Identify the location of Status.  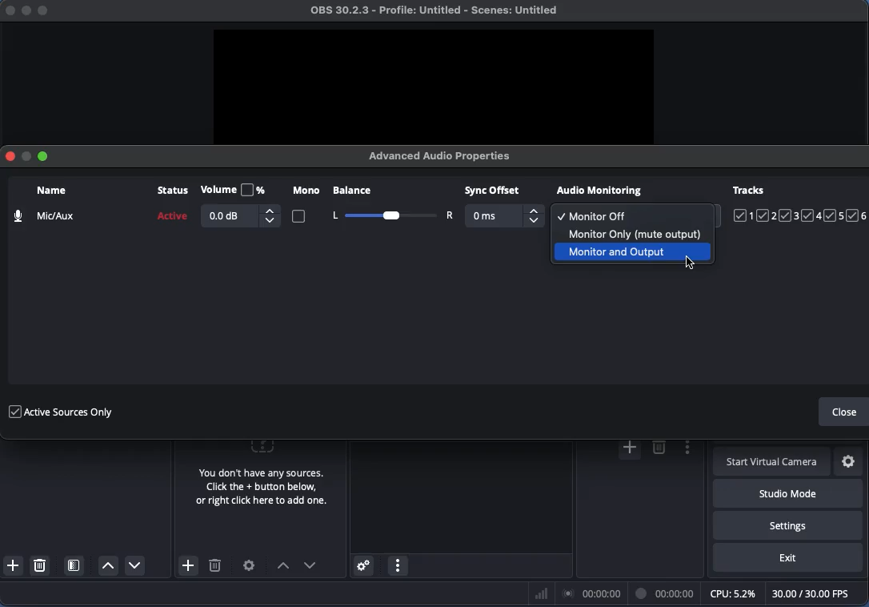
(170, 207).